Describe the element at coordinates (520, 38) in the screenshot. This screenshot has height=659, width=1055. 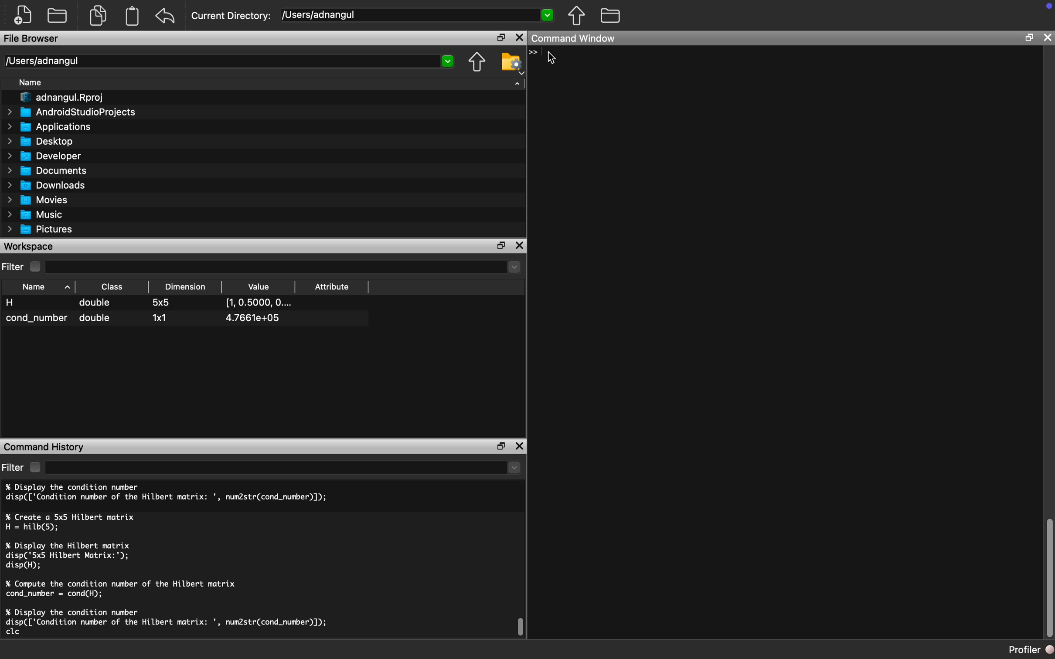
I see `Close` at that location.